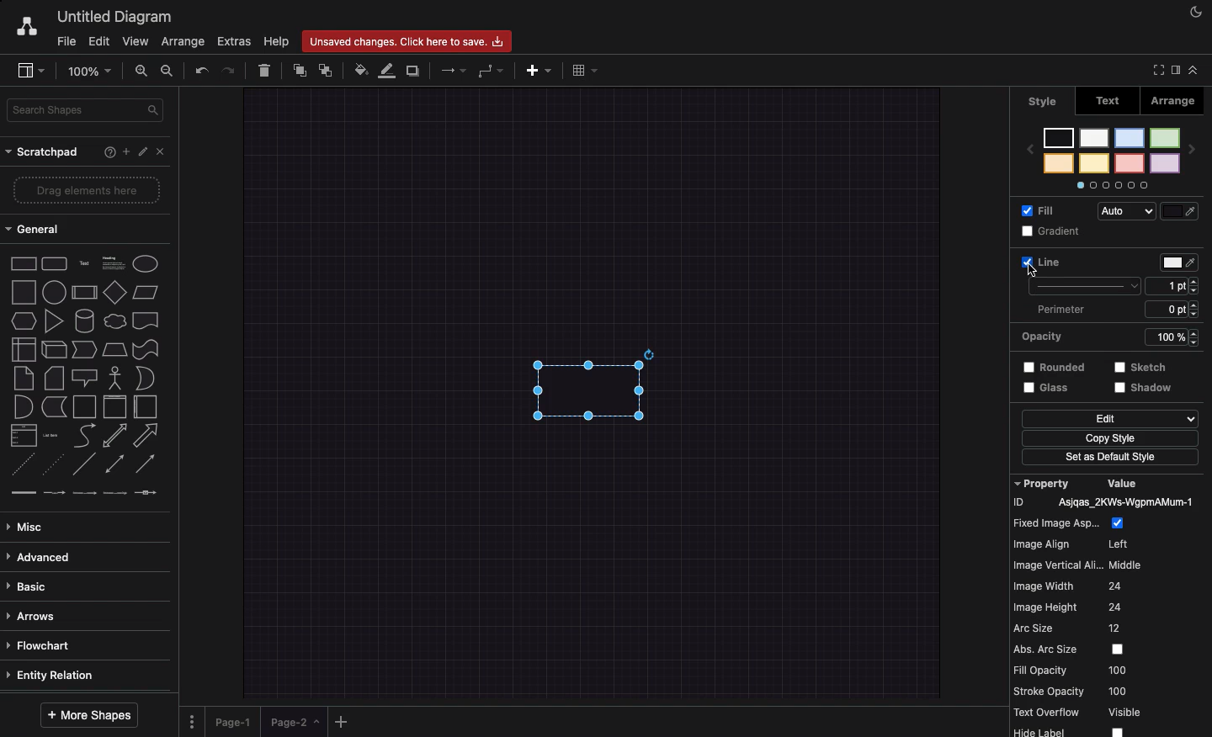  What do you see at coordinates (40, 554) in the screenshot?
I see `Advanced` at bounding box center [40, 554].